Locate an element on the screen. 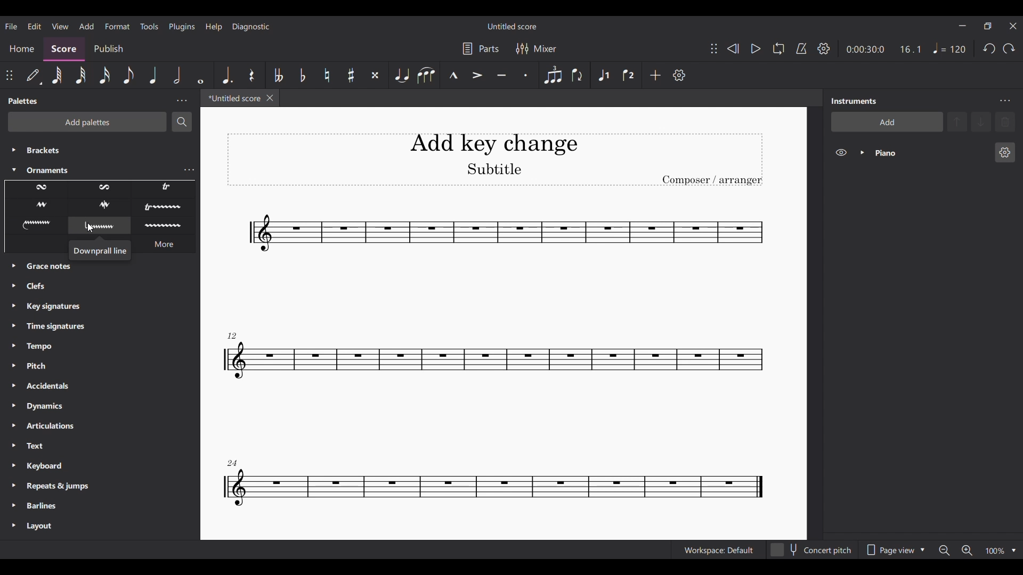  Current score is located at coordinates (493, 359).